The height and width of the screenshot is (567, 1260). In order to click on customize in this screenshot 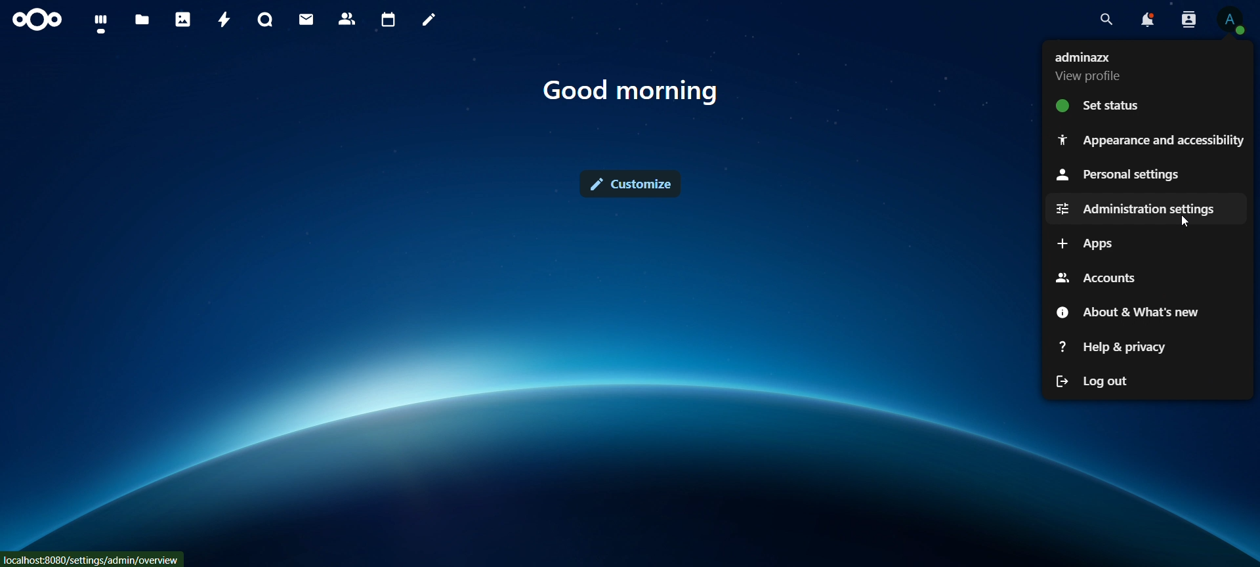, I will do `click(631, 184)`.